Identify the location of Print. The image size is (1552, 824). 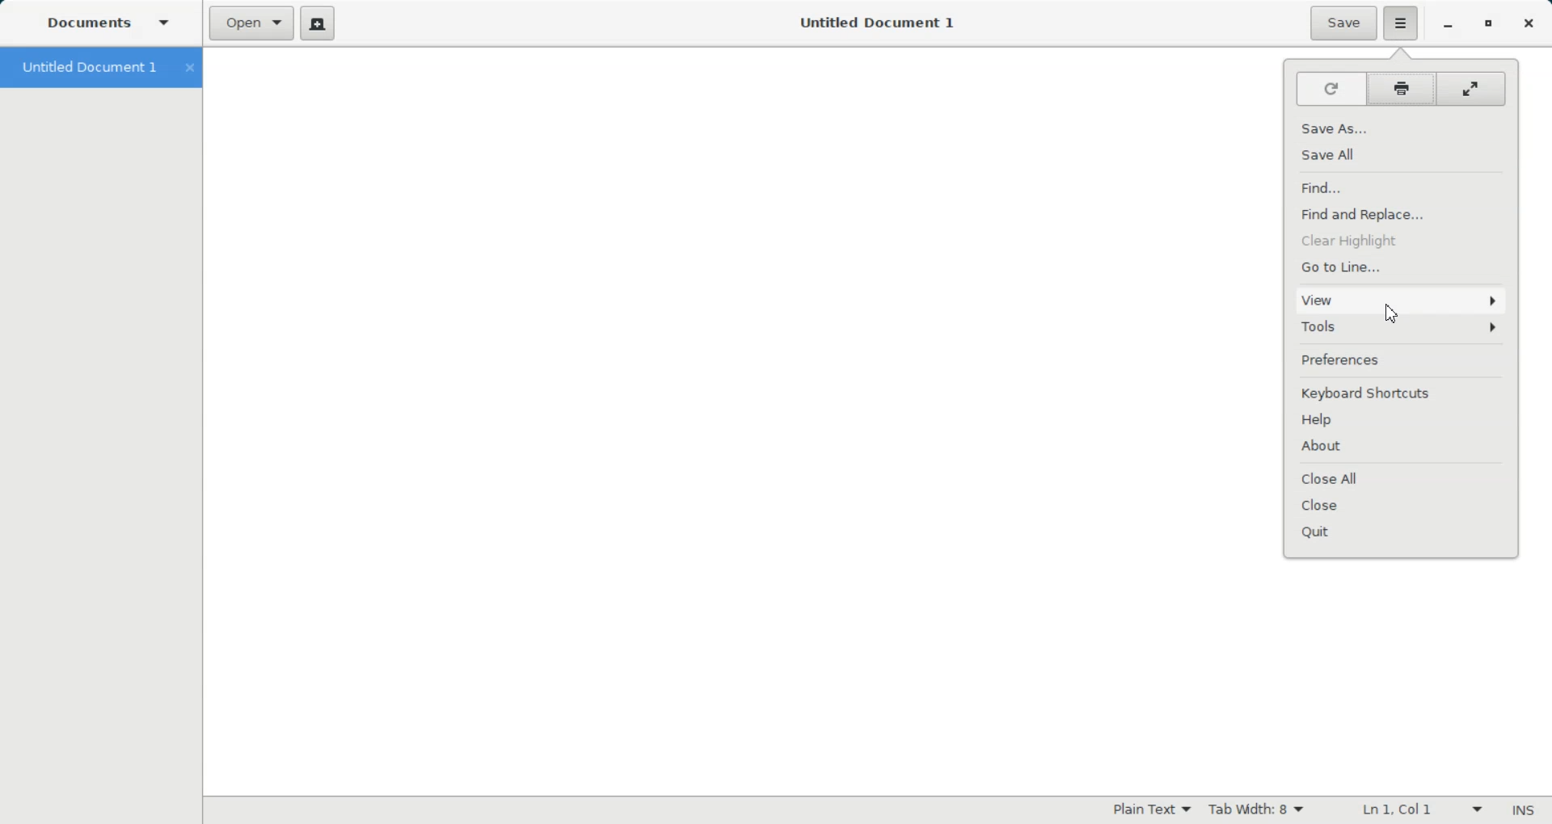
(1401, 89).